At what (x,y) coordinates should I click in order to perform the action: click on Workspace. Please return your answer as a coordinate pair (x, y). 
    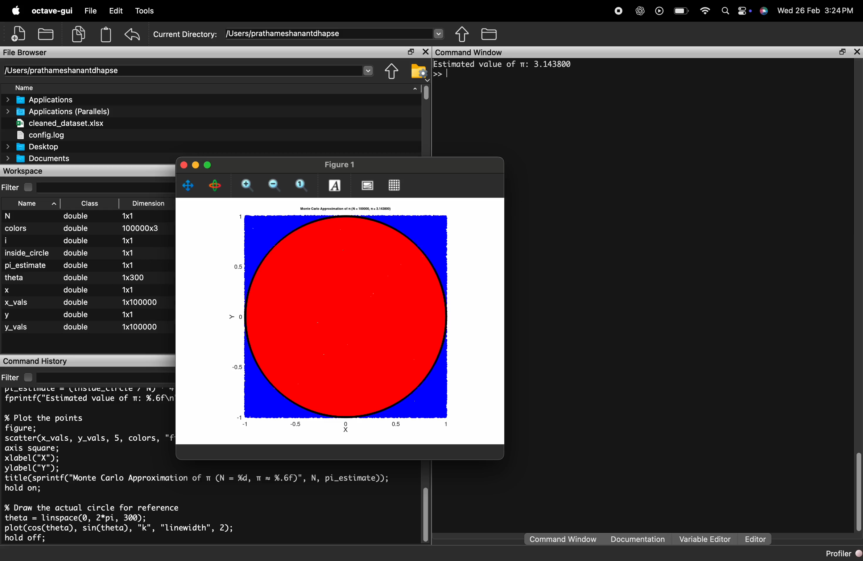
    Looking at the image, I should click on (28, 171).